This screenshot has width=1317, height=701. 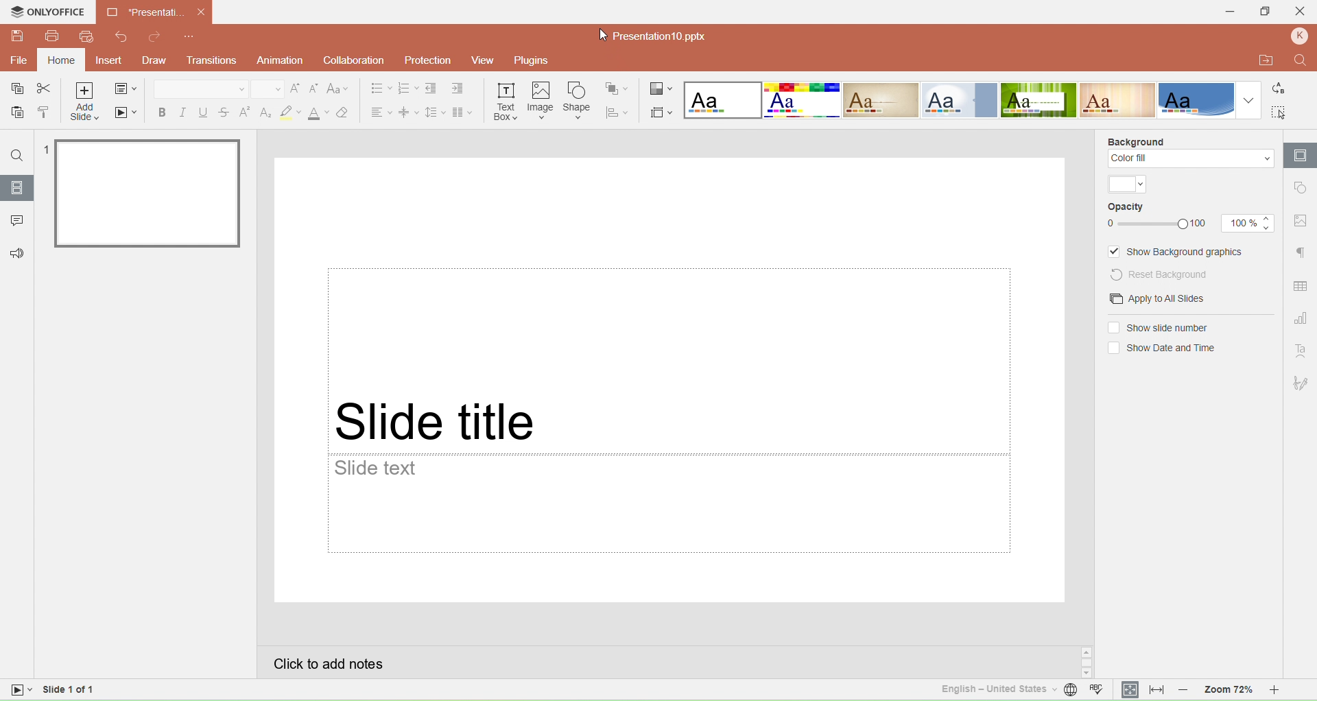 What do you see at coordinates (14, 90) in the screenshot?
I see `Save` at bounding box center [14, 90].